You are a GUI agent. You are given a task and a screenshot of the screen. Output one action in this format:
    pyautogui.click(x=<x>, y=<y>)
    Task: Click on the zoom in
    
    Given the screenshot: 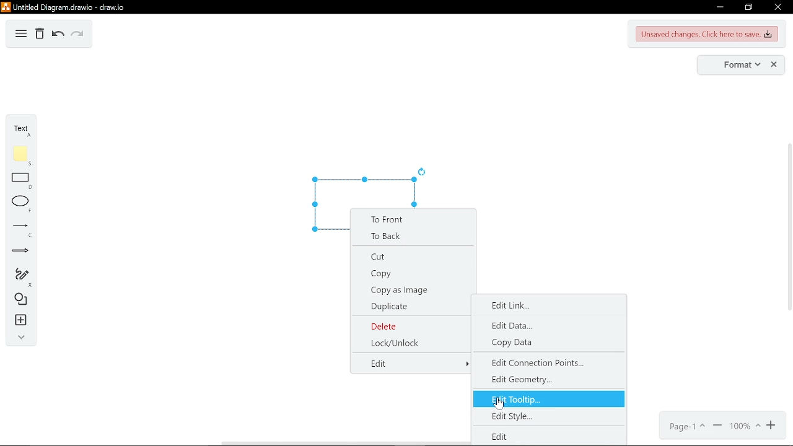 What is the action you would take?
    pyautogui.click(x=773, y=426)
    